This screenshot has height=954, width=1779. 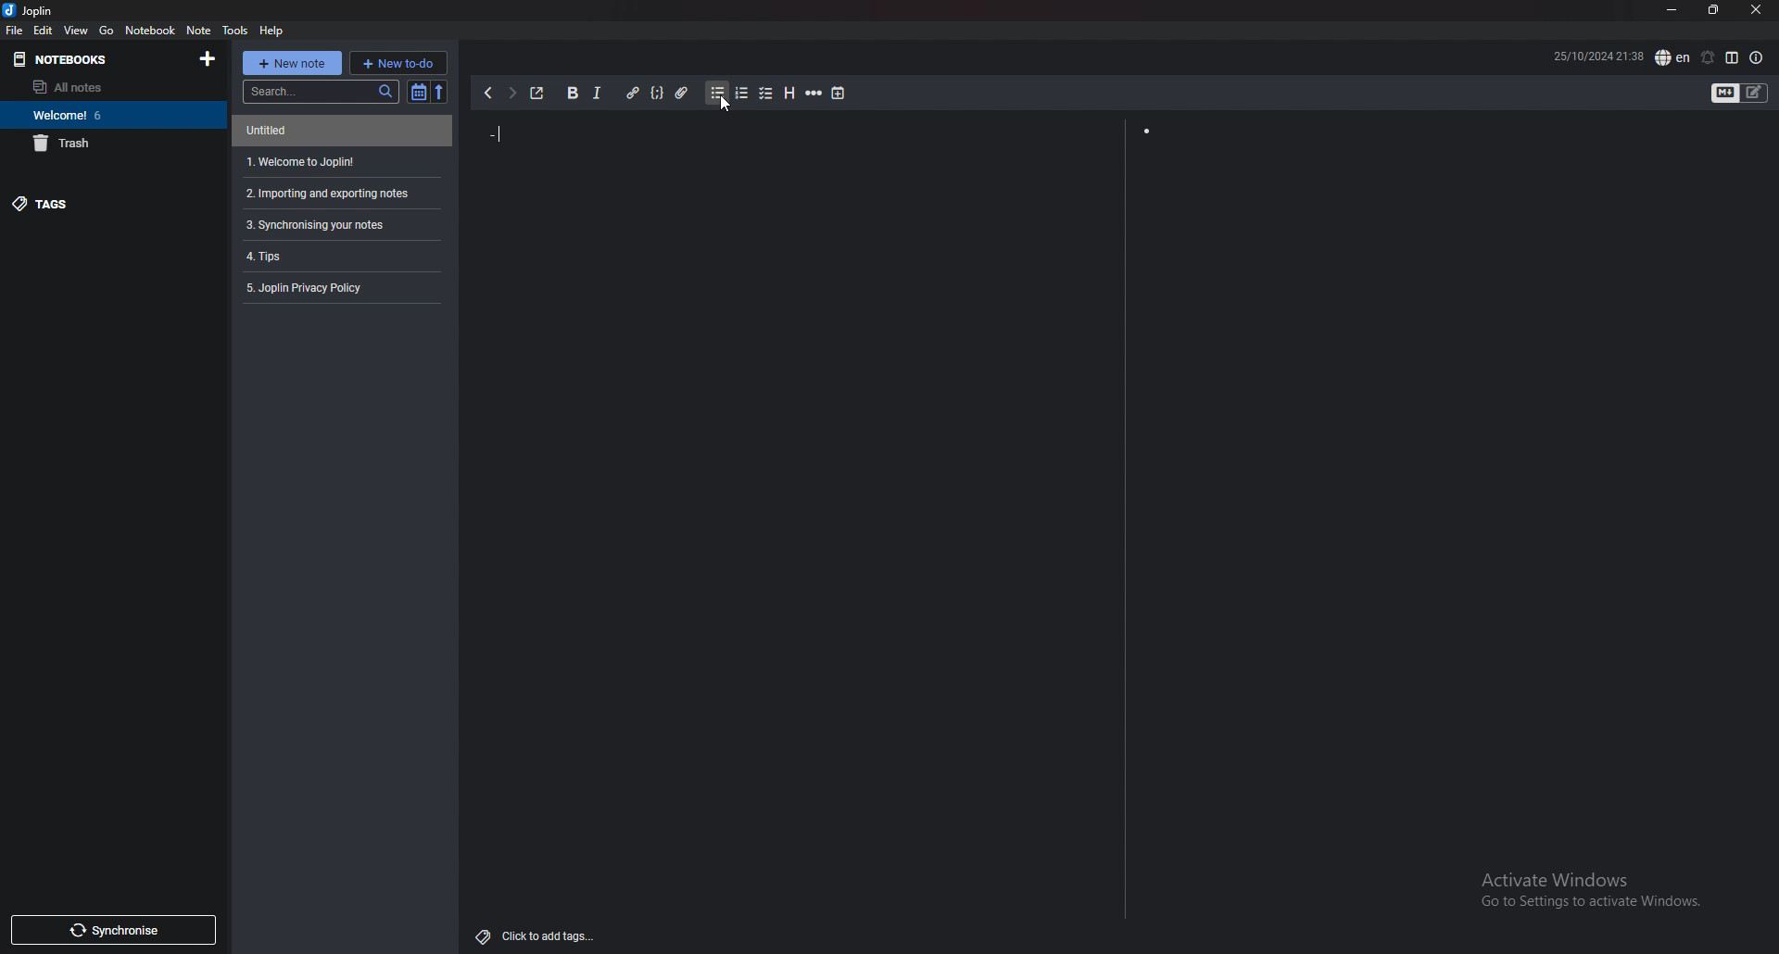 I want to click on Tips, so click(x=265, y=259).